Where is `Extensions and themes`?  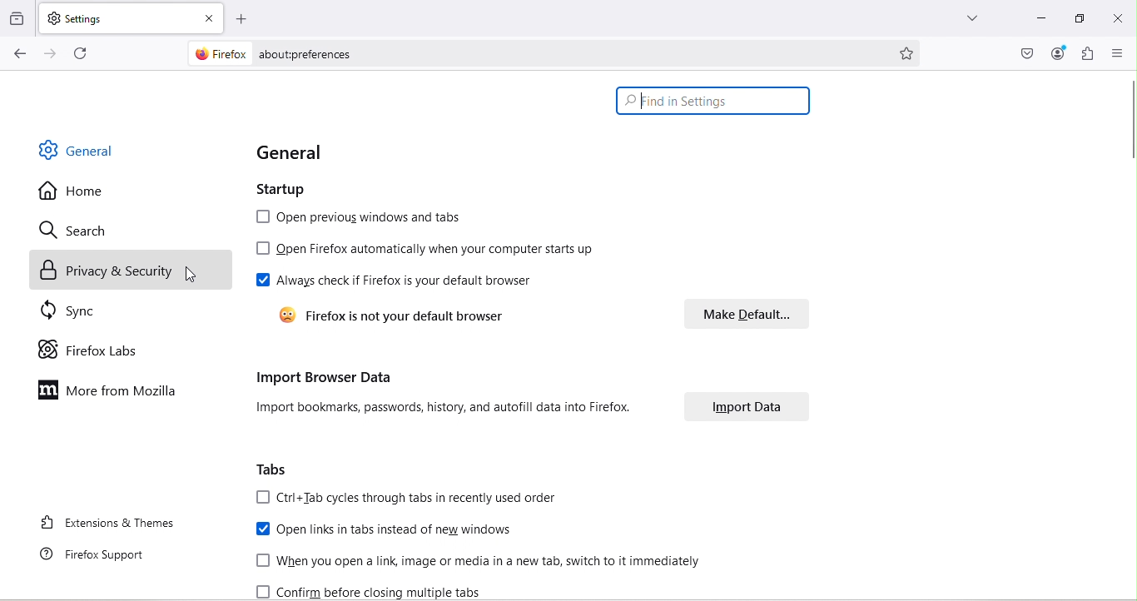 Extensions and themes is located at coordinates (108, 526).